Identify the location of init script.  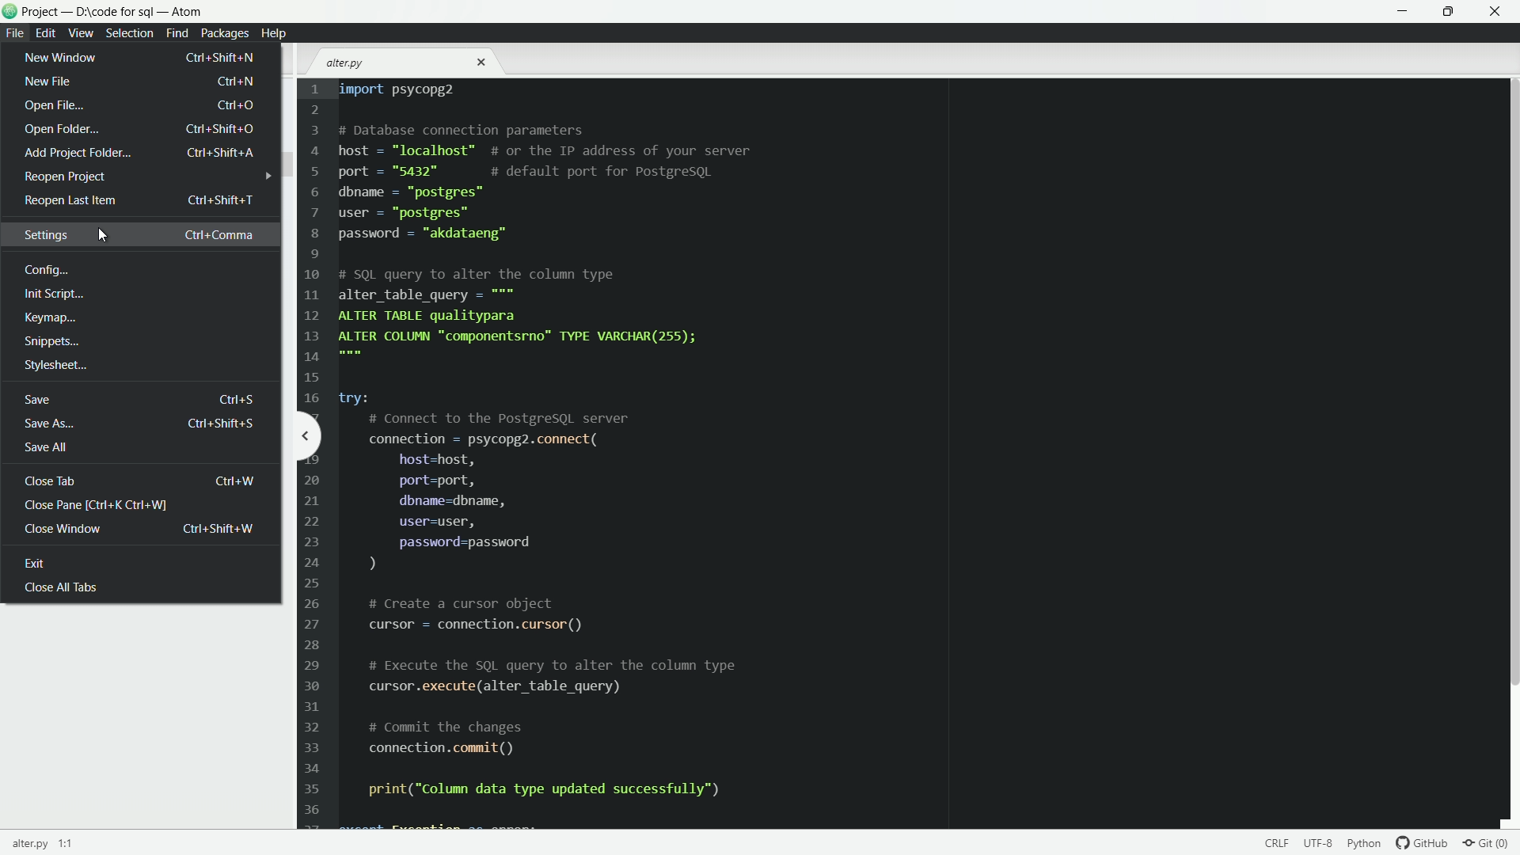
(52, 293).